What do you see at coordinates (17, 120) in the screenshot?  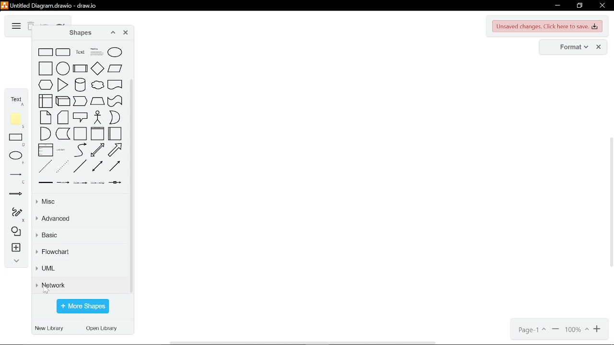 I see `note` at bounding box center [17, 120].